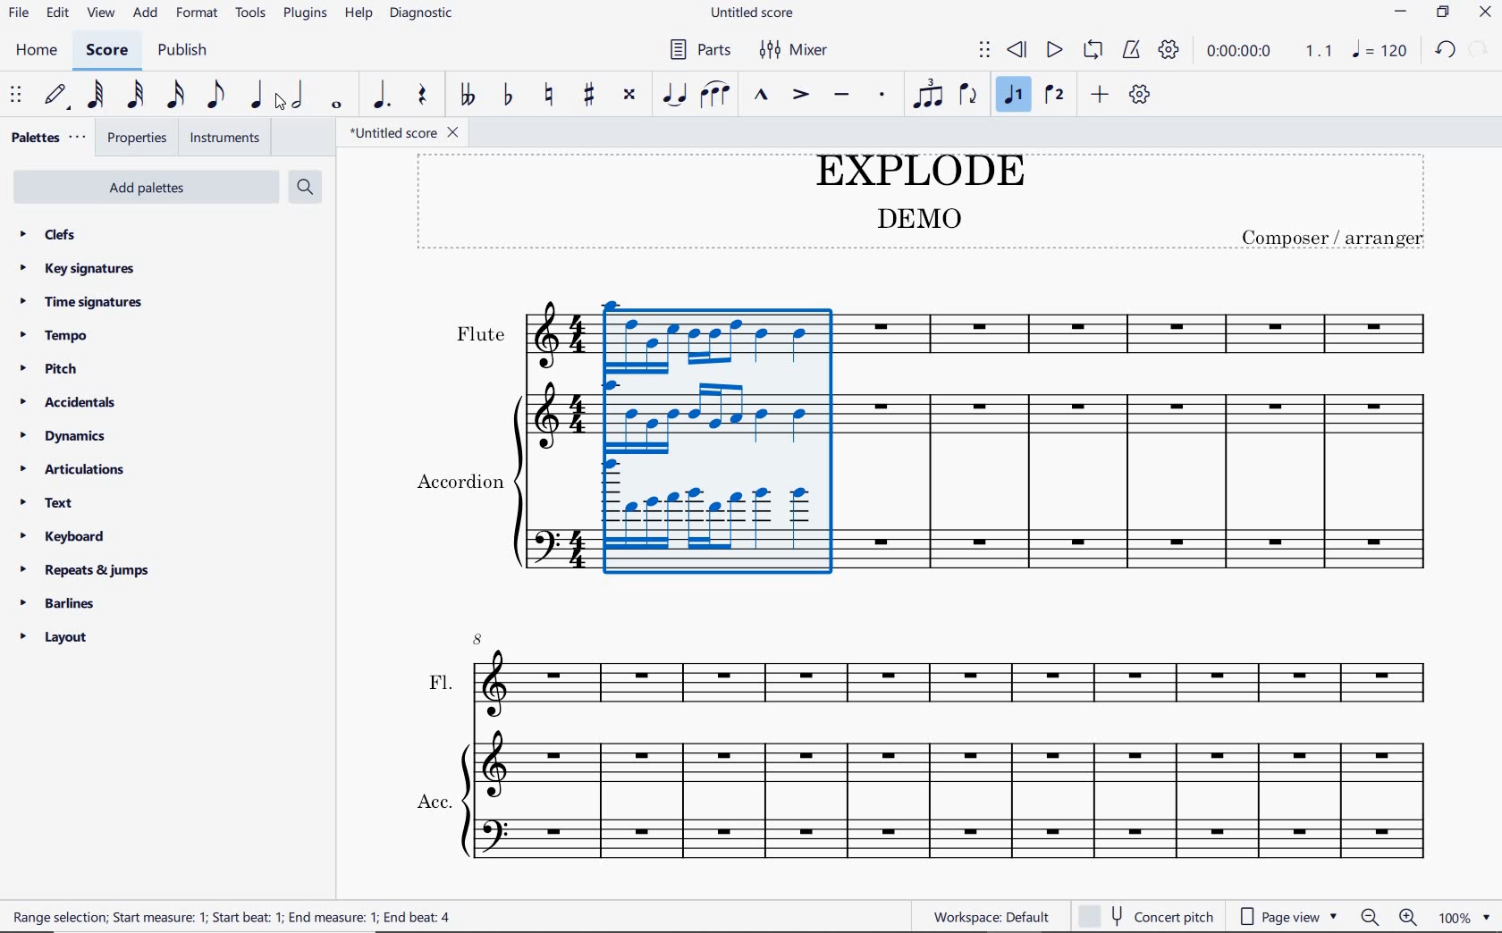 This screenshot has width=1502, height=933. I want to click on accidentals, so click(73, 402).